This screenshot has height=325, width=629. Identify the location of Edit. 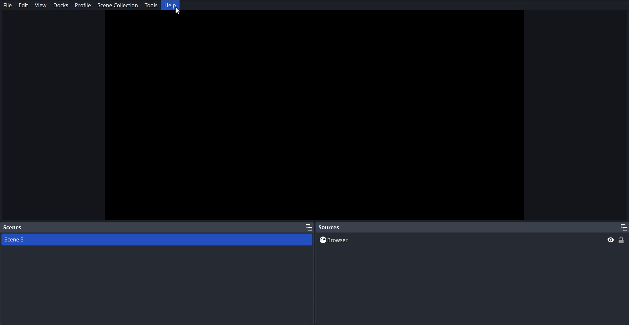
(23, 4).